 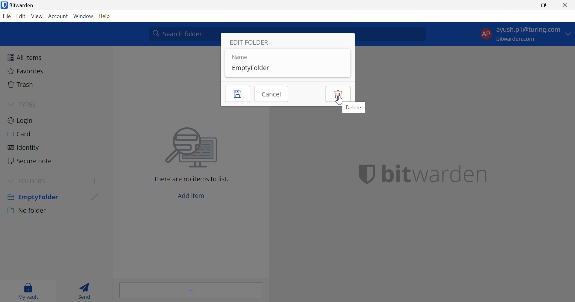 I want to click on Secure note, so click(x=30, y=161).